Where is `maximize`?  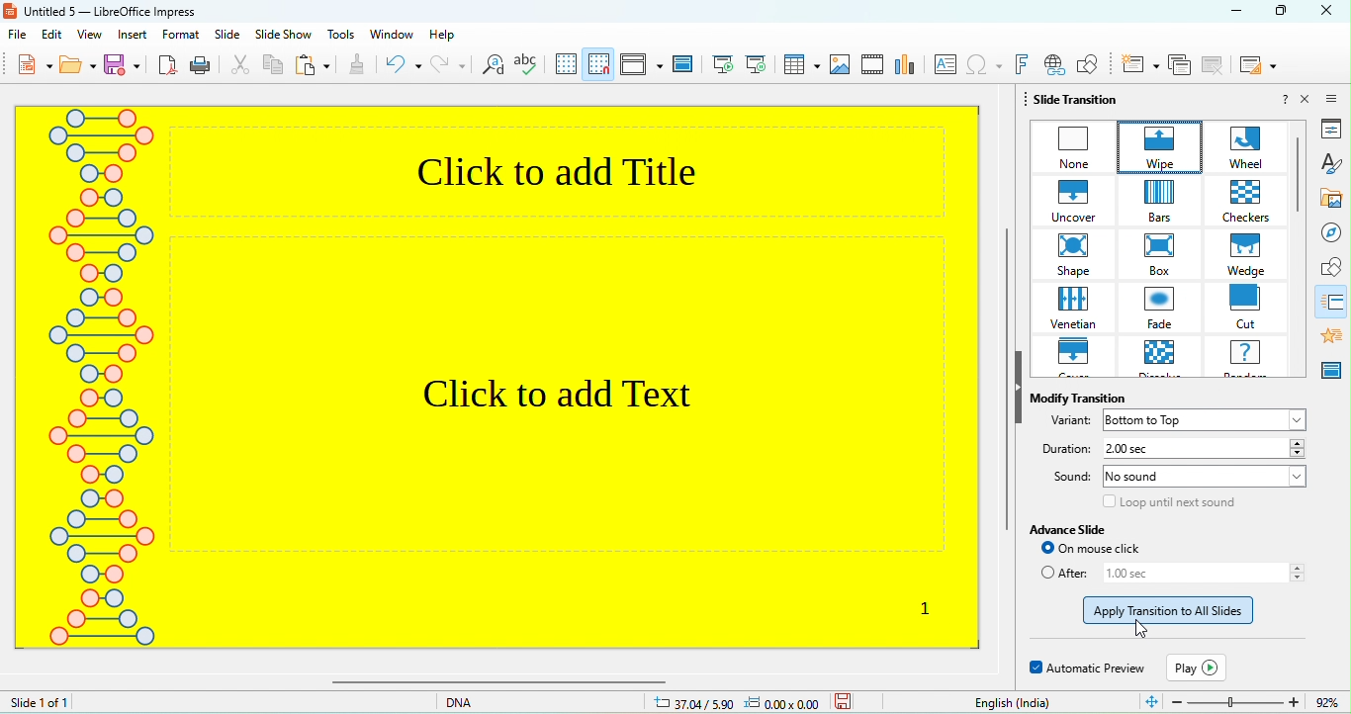
maximize is located at coordinates (1286, 10).